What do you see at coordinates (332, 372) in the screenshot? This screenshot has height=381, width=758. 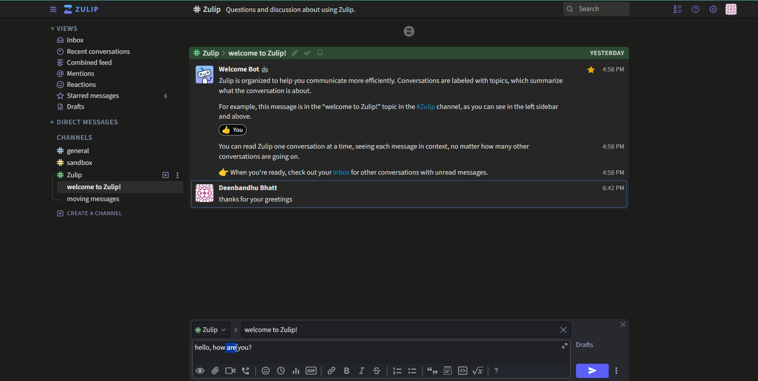 I see `link` at bounding box center [332, 372].